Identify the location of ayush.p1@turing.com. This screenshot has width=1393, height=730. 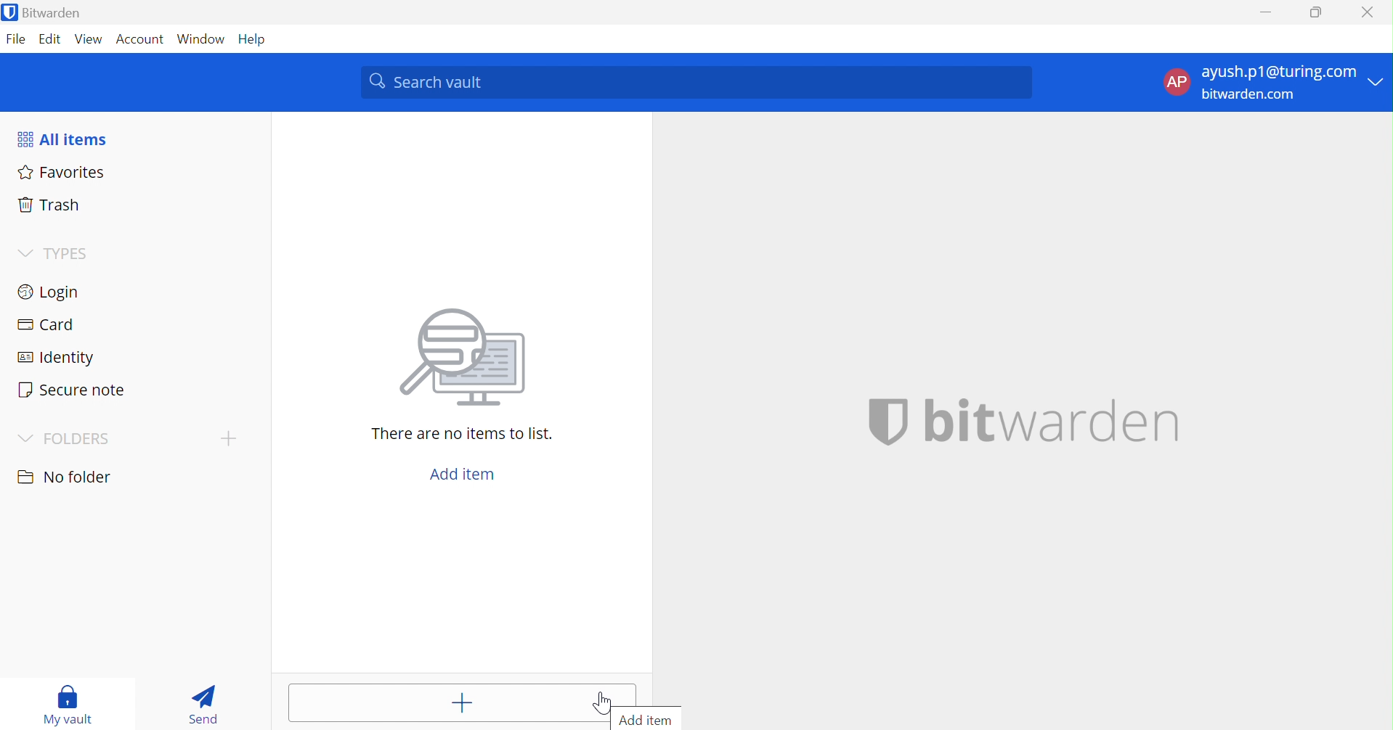
(1278, 70).